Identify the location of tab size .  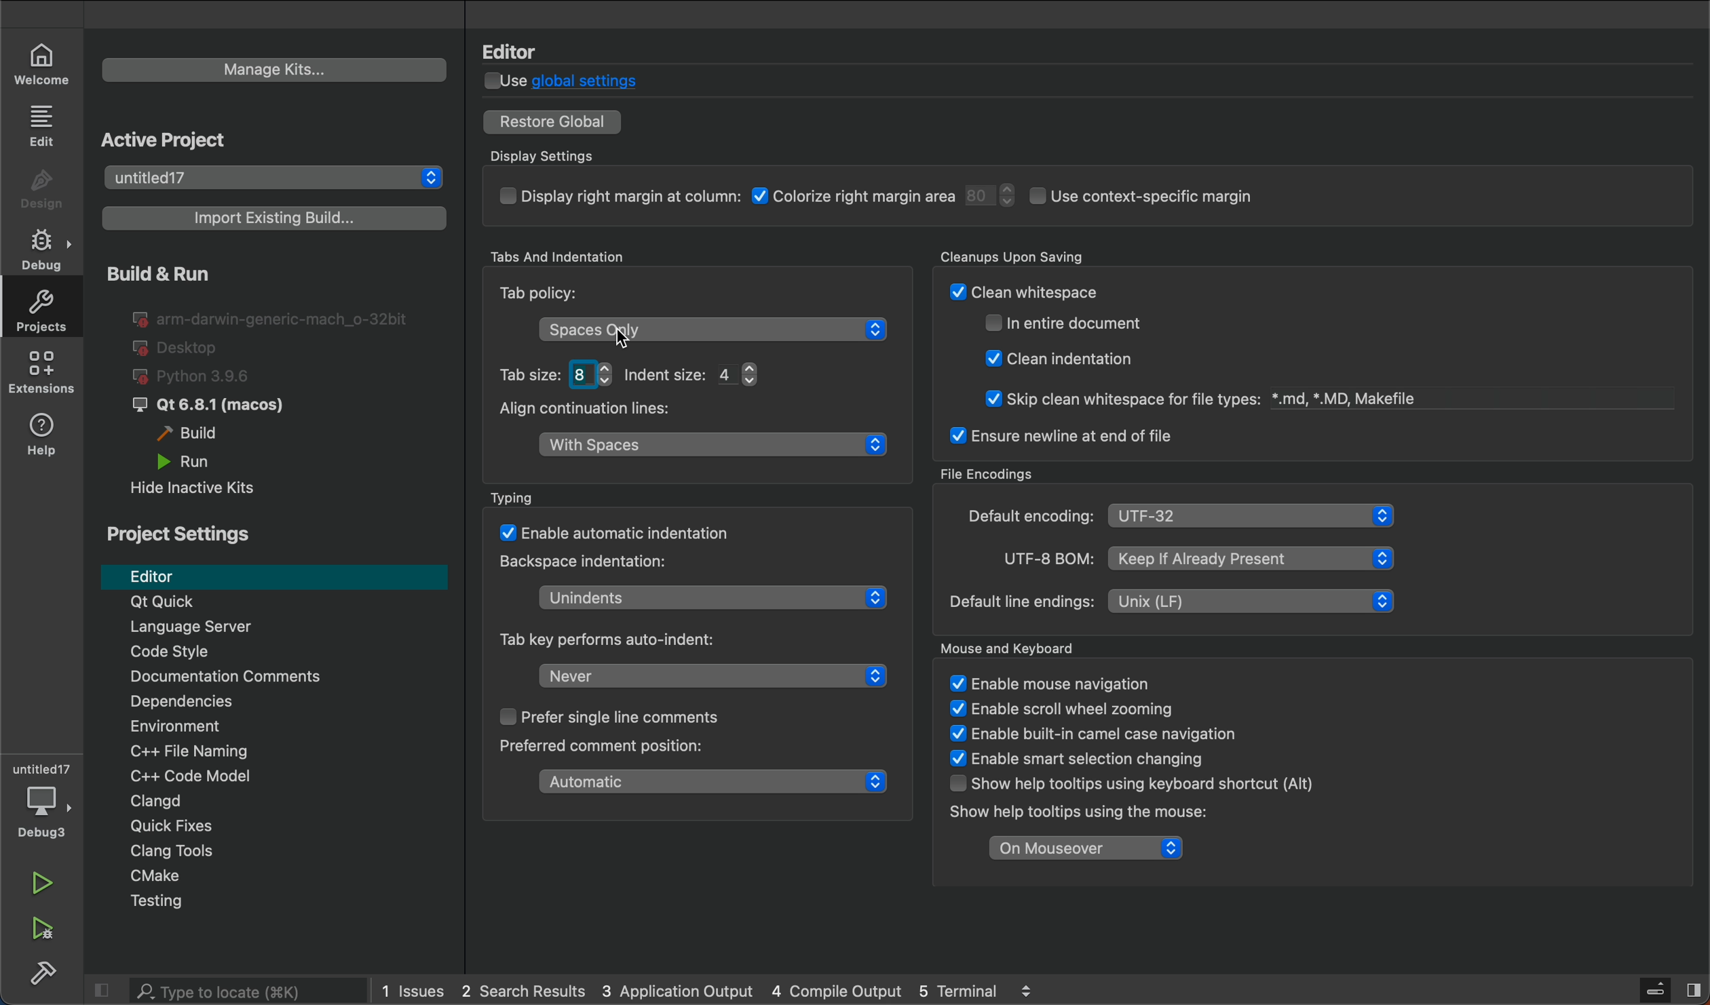
(658, 374).